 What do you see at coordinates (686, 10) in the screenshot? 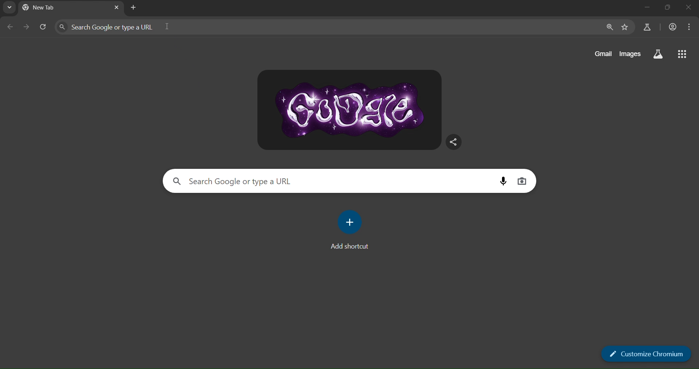
I see `close` at bounding box center [686, 10].